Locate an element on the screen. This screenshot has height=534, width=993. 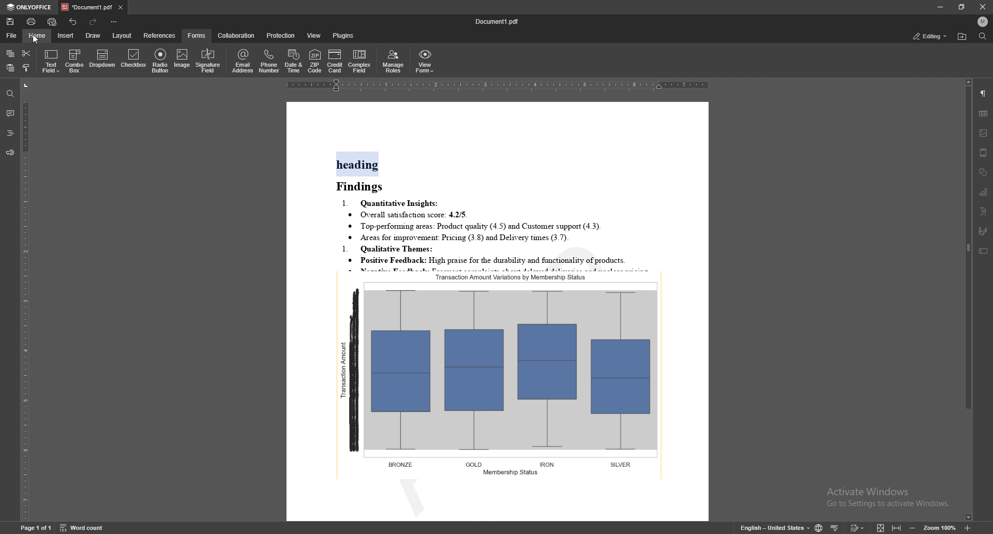
comment is located at coordinates (10, 113).